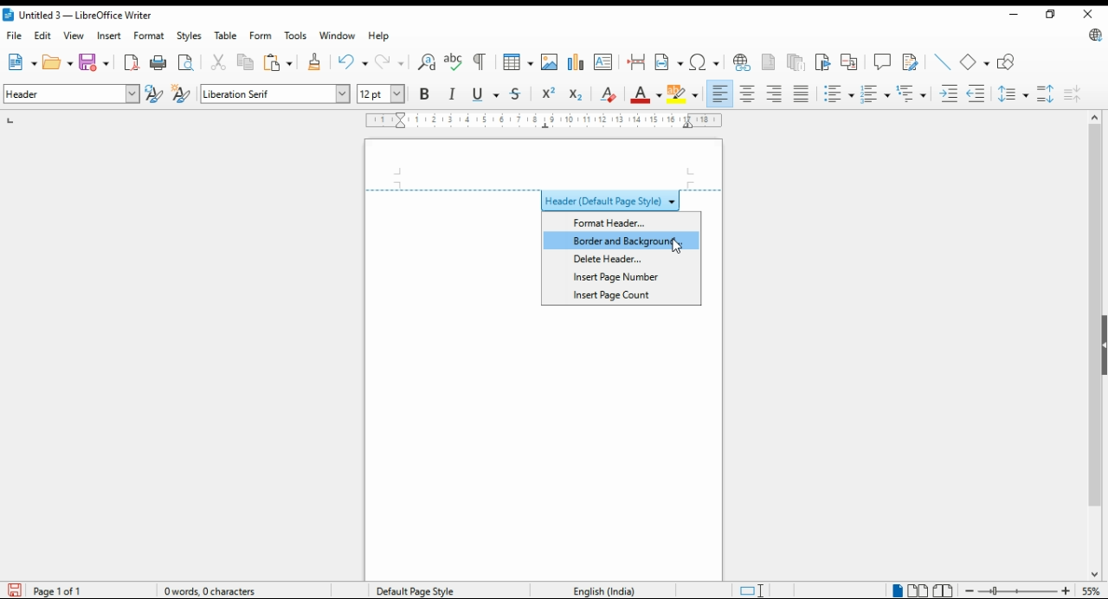 This screenshot has height=599, width=1108. Describe the element at coordinates (419, 590) in the screenshot. I see `page style` at that location.